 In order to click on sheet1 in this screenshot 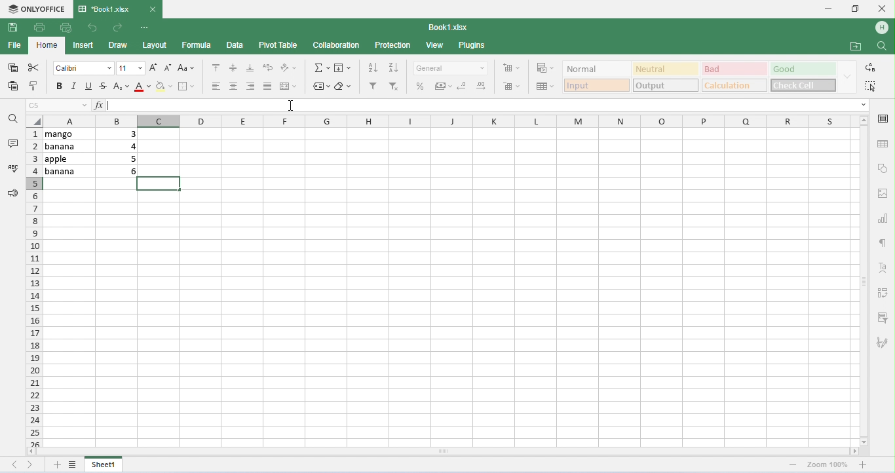, I will do `click(105, 464)`.